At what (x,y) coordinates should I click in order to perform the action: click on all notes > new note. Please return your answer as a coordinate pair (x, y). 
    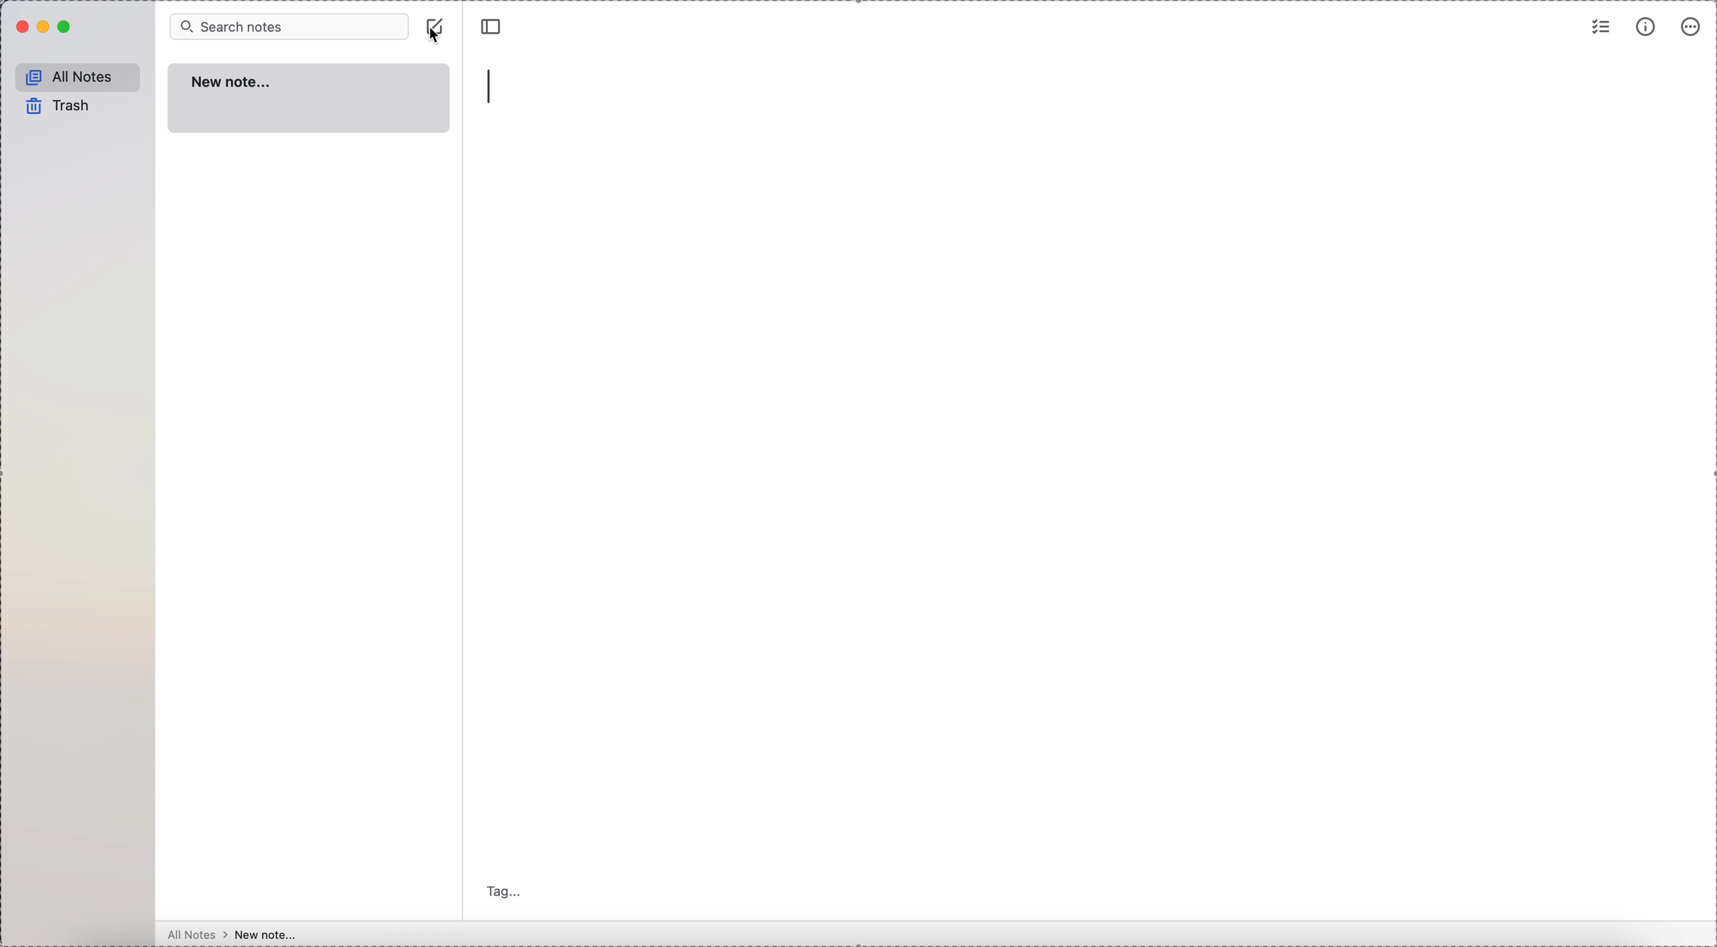
    Looking at the image, I should click on (234, 933).